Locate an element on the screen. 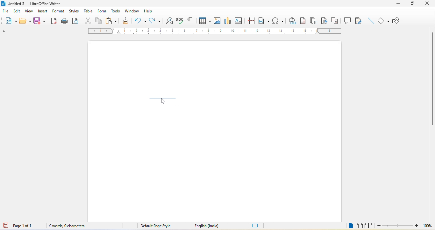 This screenshot has height=230, width=435. basic shape is located at coordinates (383, 20).